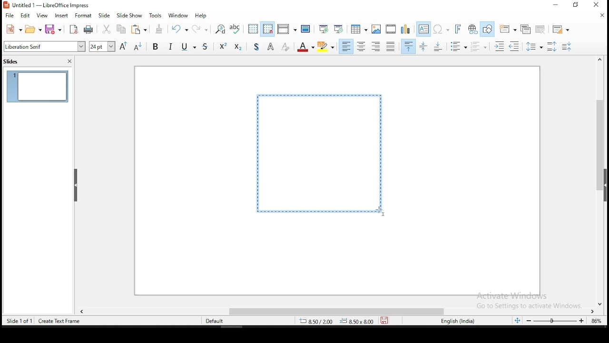 The width and height of the screenshot is (609, 343). Describe the element at coordinates (600, 182) in the screenshot. I see `scroll bar` at that location.